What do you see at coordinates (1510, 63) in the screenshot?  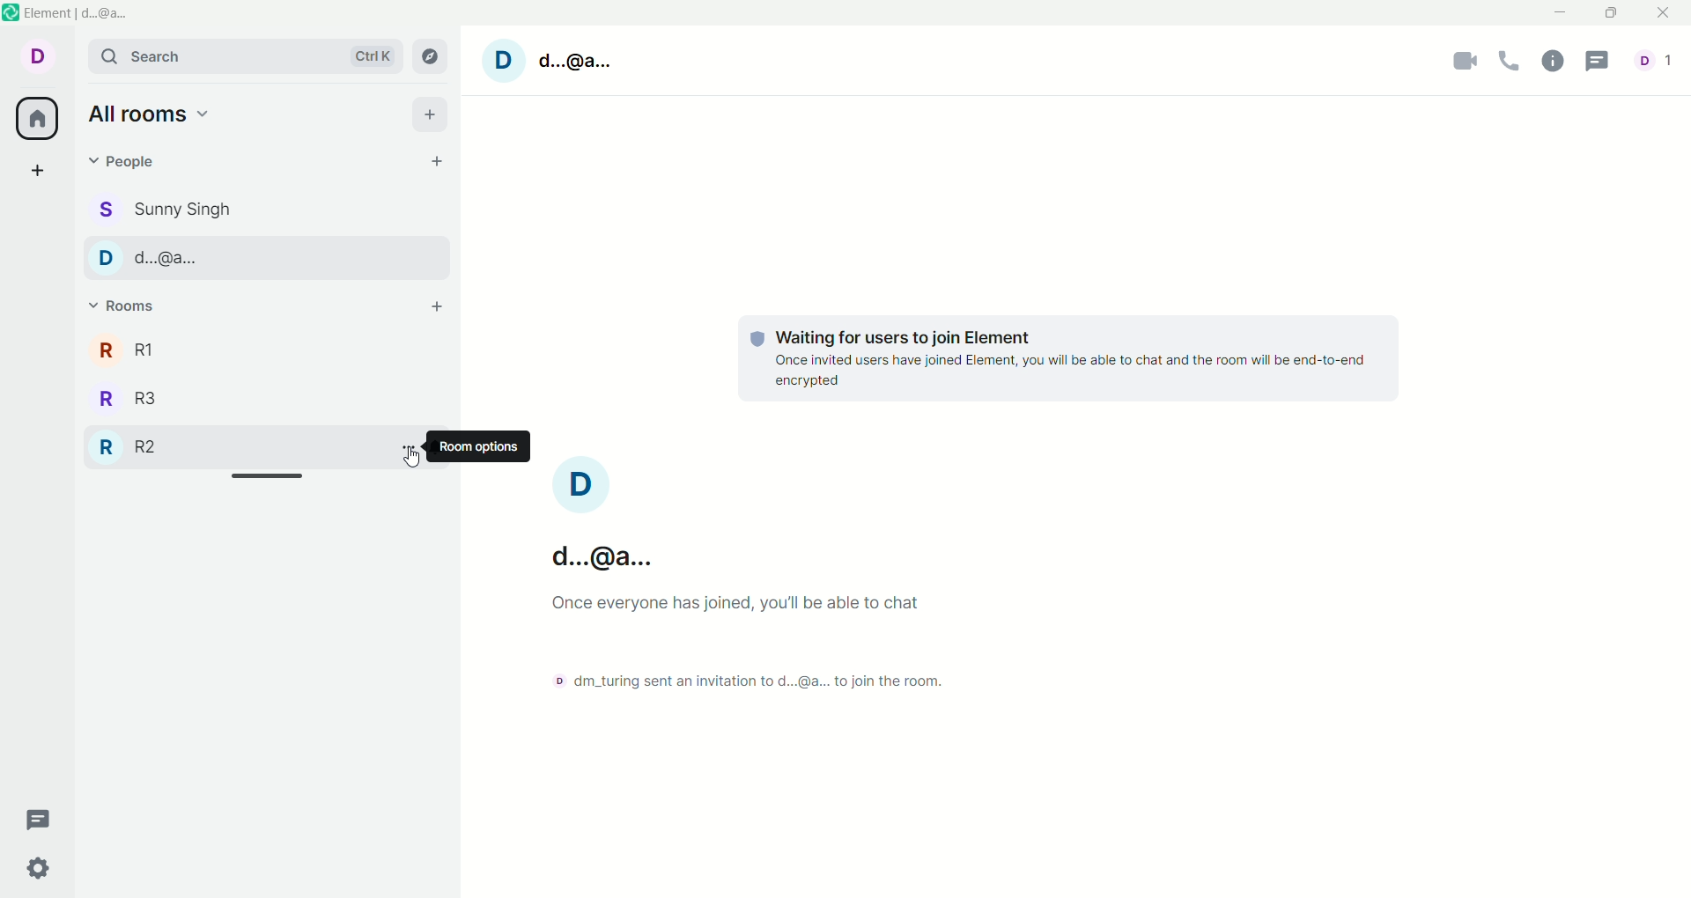 I see `audio call` at bounding box center [1510, 63].